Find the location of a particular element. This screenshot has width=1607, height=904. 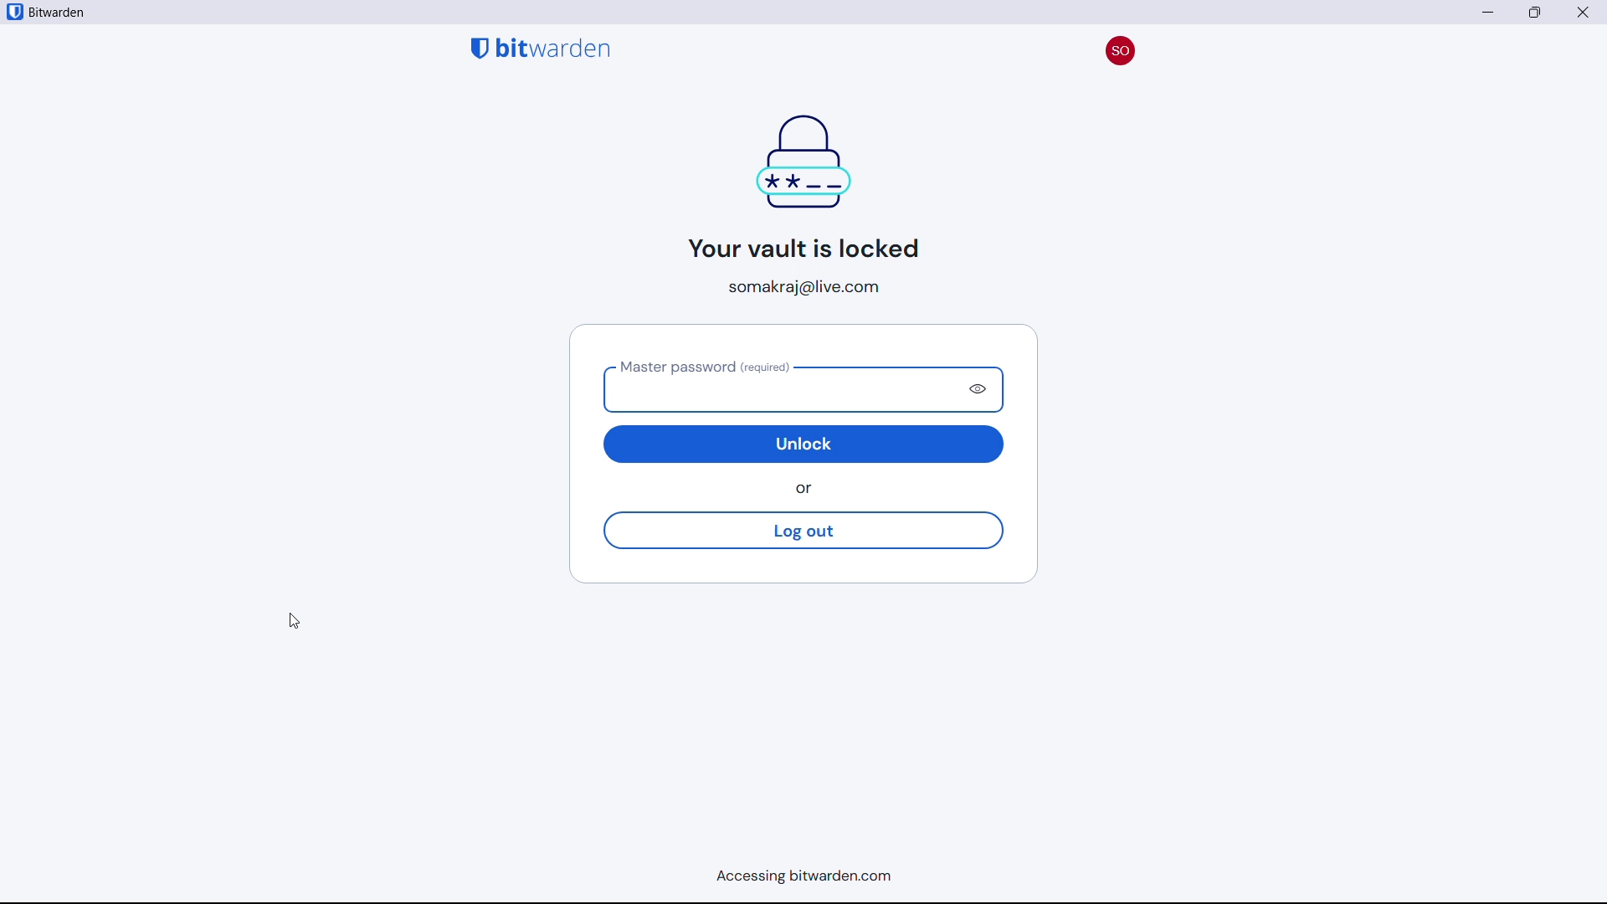

or is located at coordinates (809, 489).